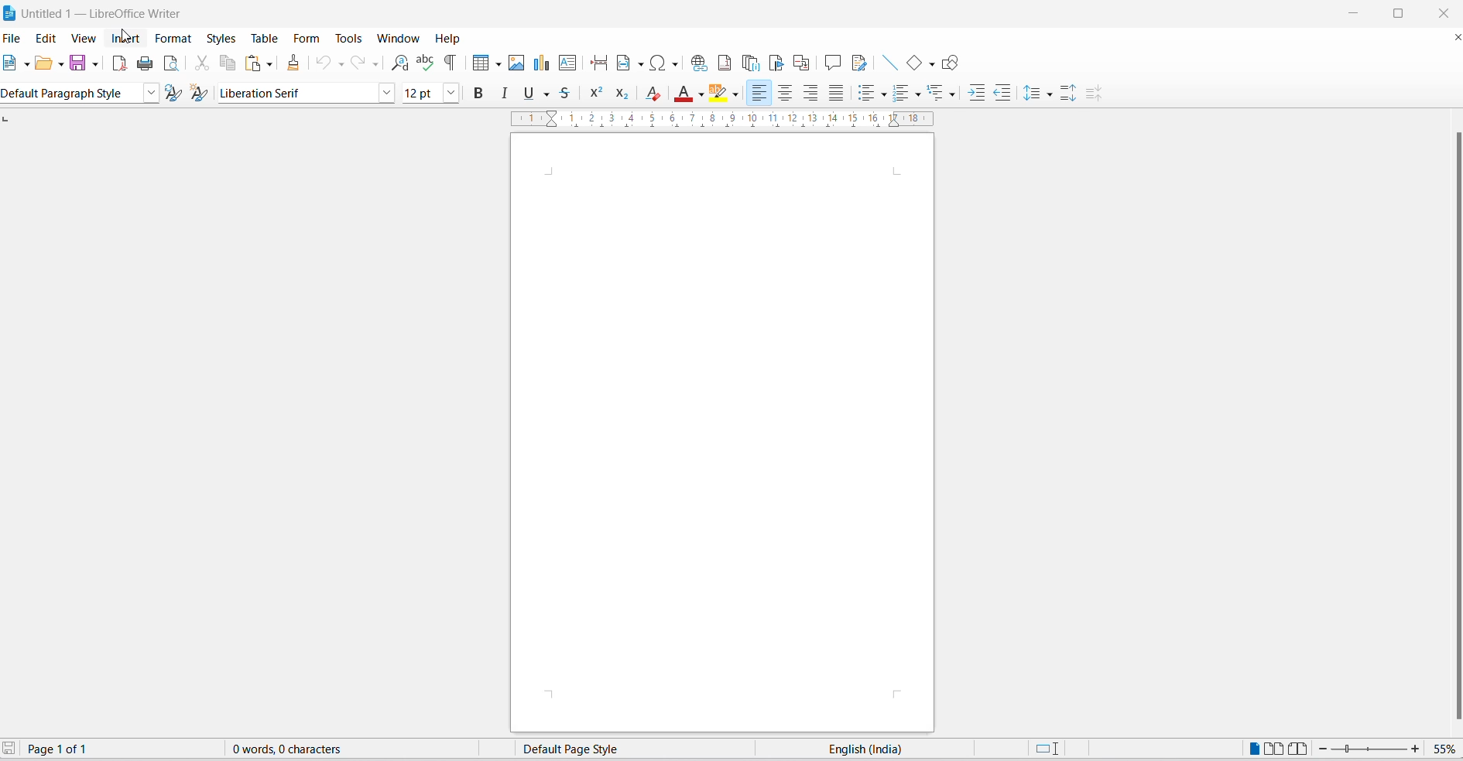 This screenshot has height=761, width=1463. I want to click on Untitled 1 - Libre Office Writer, so click(99, 12).